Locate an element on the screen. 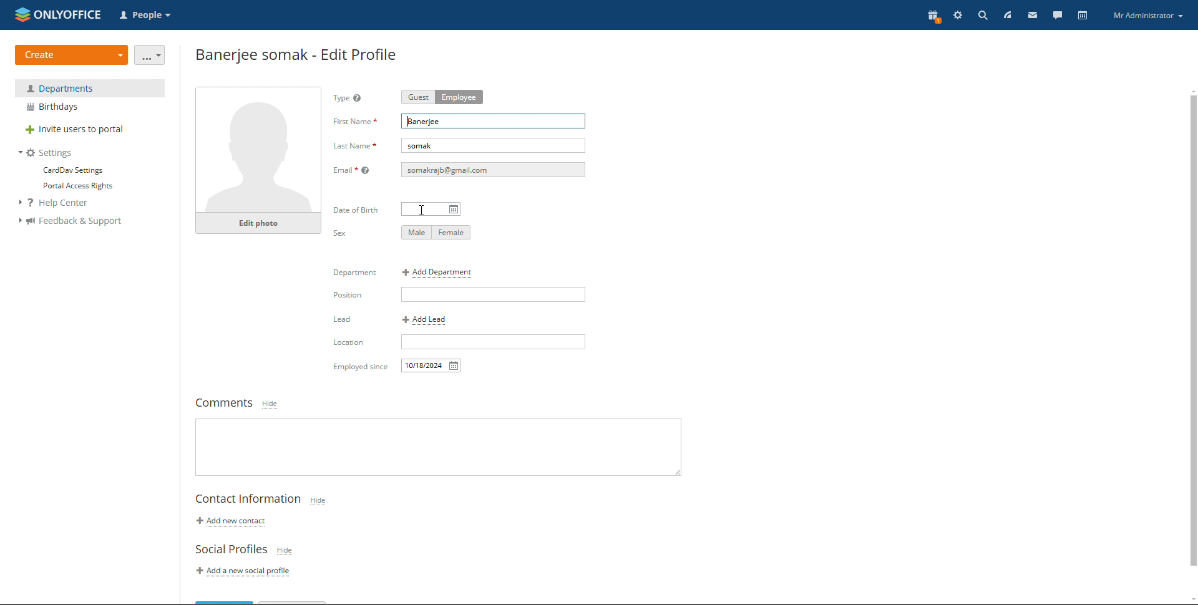 Image resolution: width=1198 pixels, height=605 pixels. scroll up is located at coordinates (1191, 90).